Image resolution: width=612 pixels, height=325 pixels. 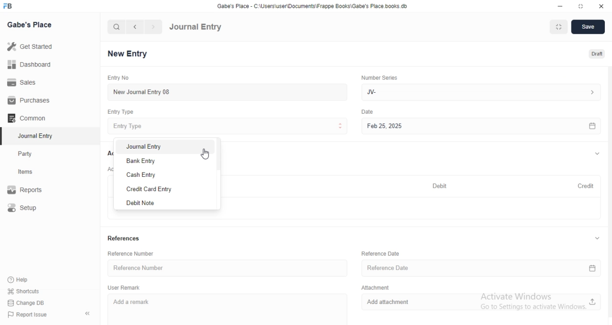 I want to click on Party, so click(x=34, y=154).